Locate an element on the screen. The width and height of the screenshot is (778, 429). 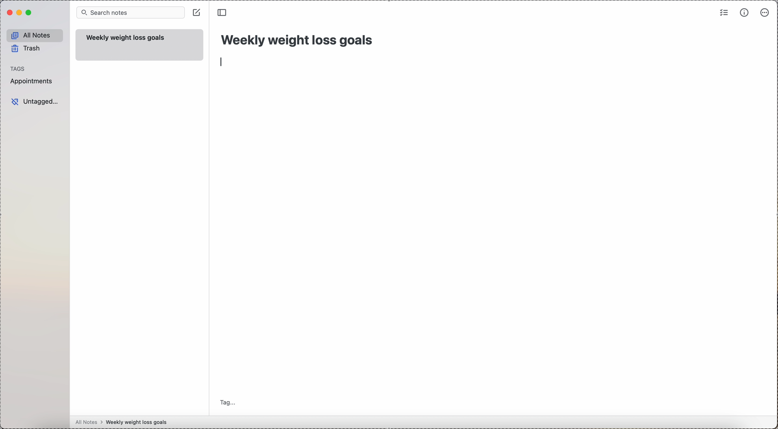
create note is located at coordinates (197, 12).